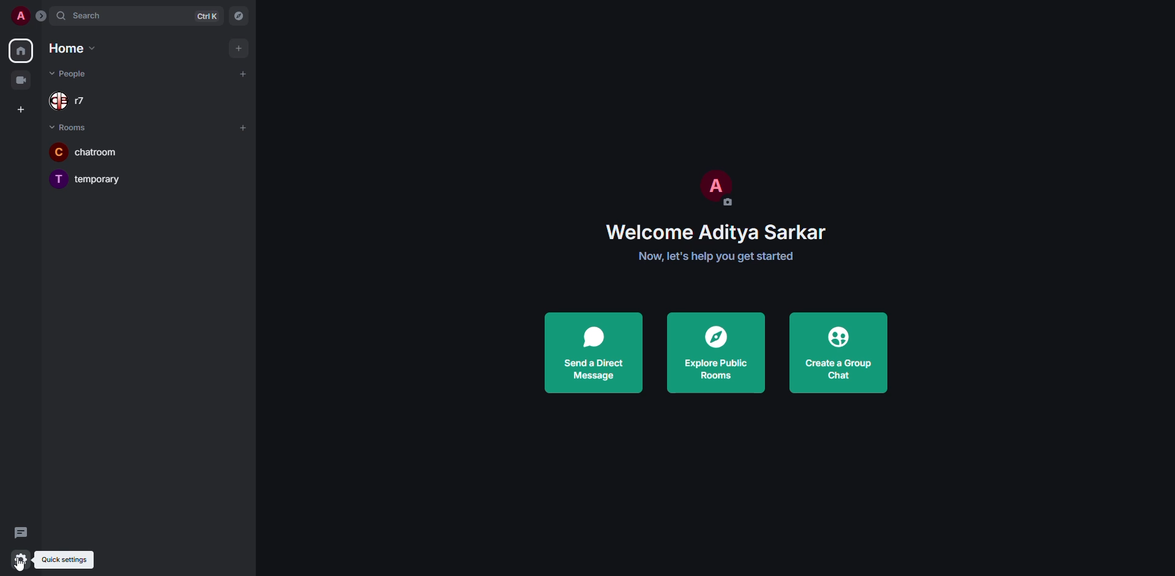 The image size is (1175, 576). I want to click on rooms, so click(69, 127).